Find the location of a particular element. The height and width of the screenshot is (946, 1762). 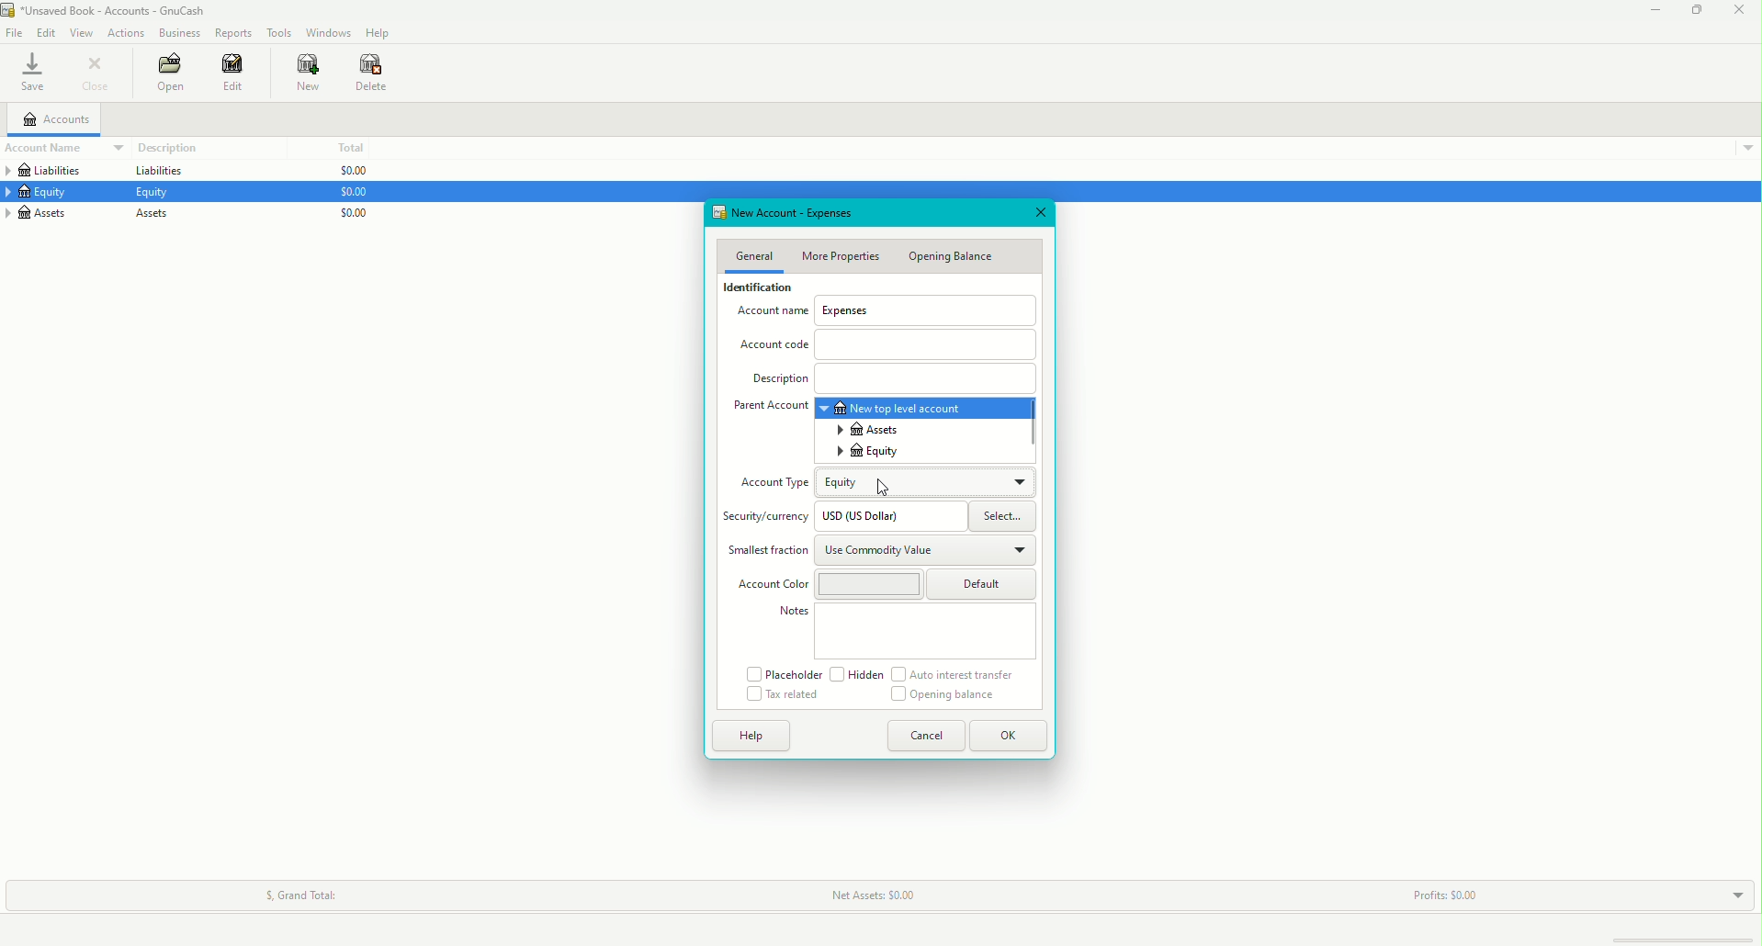

Assets is located at coordinates (875, 432).